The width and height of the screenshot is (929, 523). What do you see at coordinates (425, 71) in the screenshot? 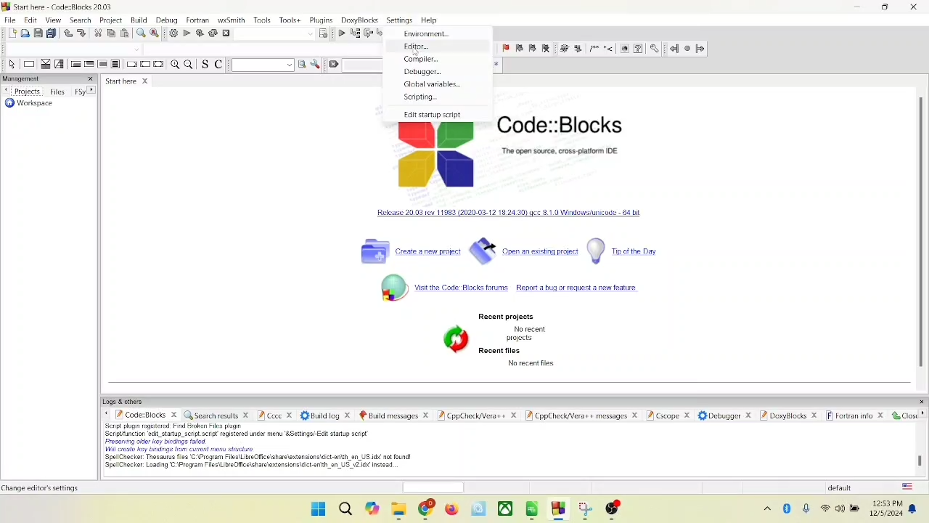
I see `debugger` at bounding box center [425, 71].